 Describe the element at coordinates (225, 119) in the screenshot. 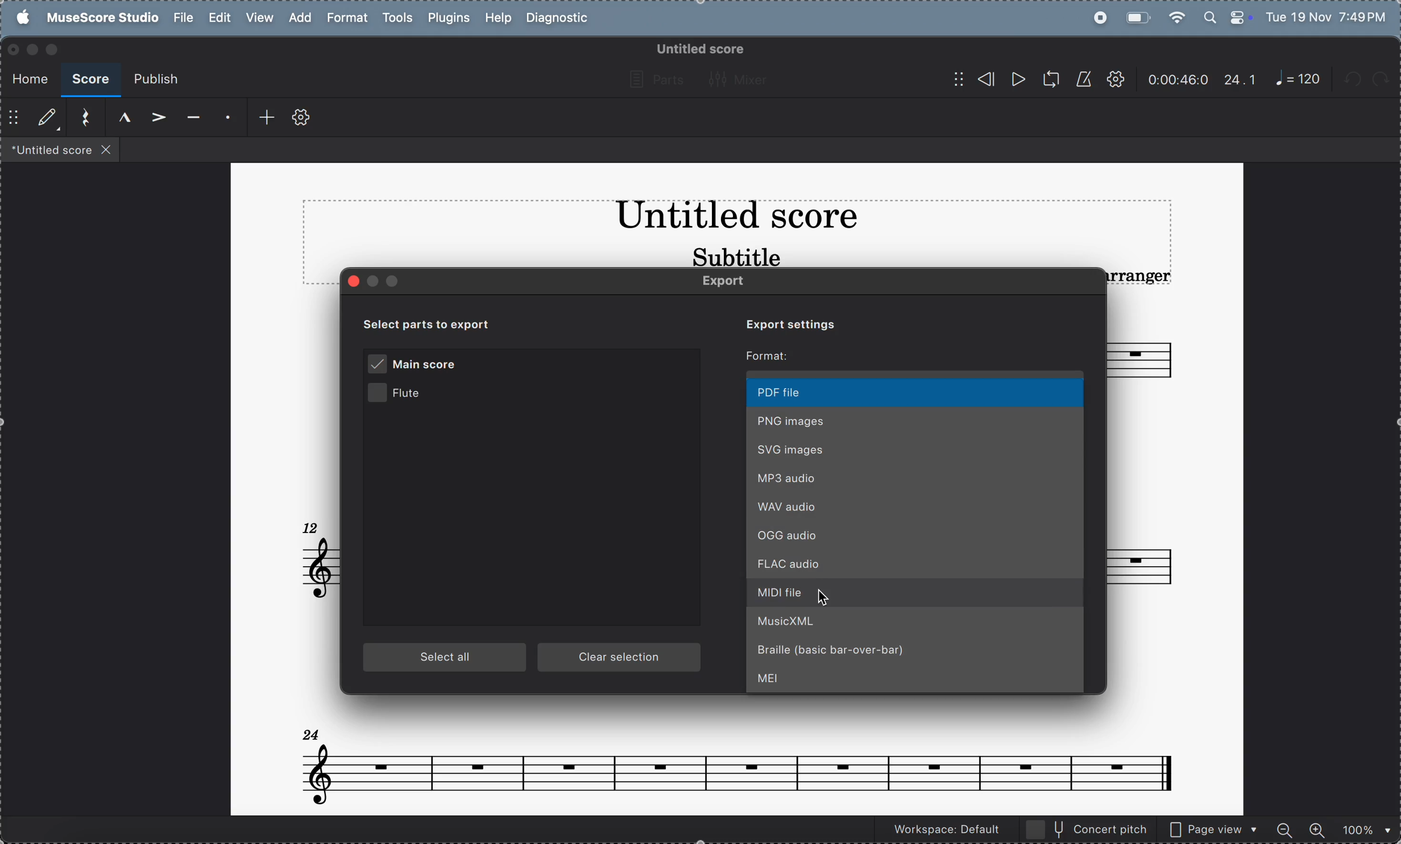

I see `staccato` at that location.